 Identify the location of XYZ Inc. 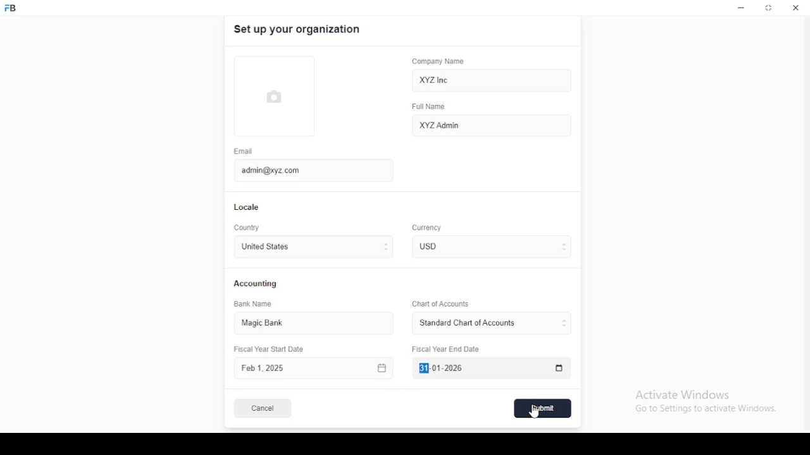
(493, 81).